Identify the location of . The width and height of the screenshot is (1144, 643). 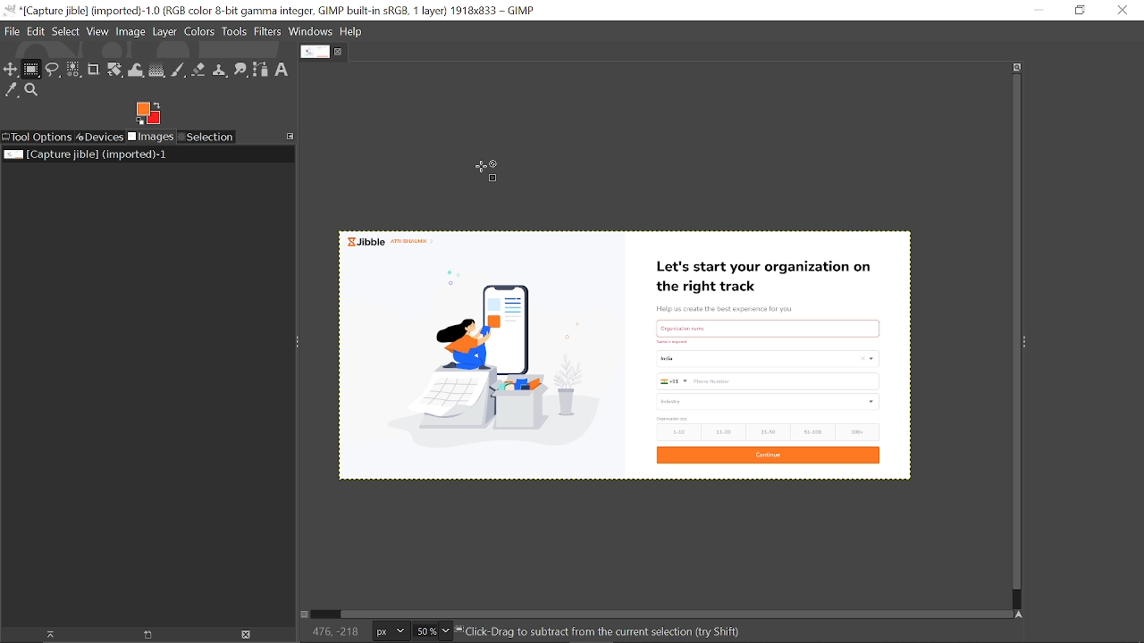
(672, 341).